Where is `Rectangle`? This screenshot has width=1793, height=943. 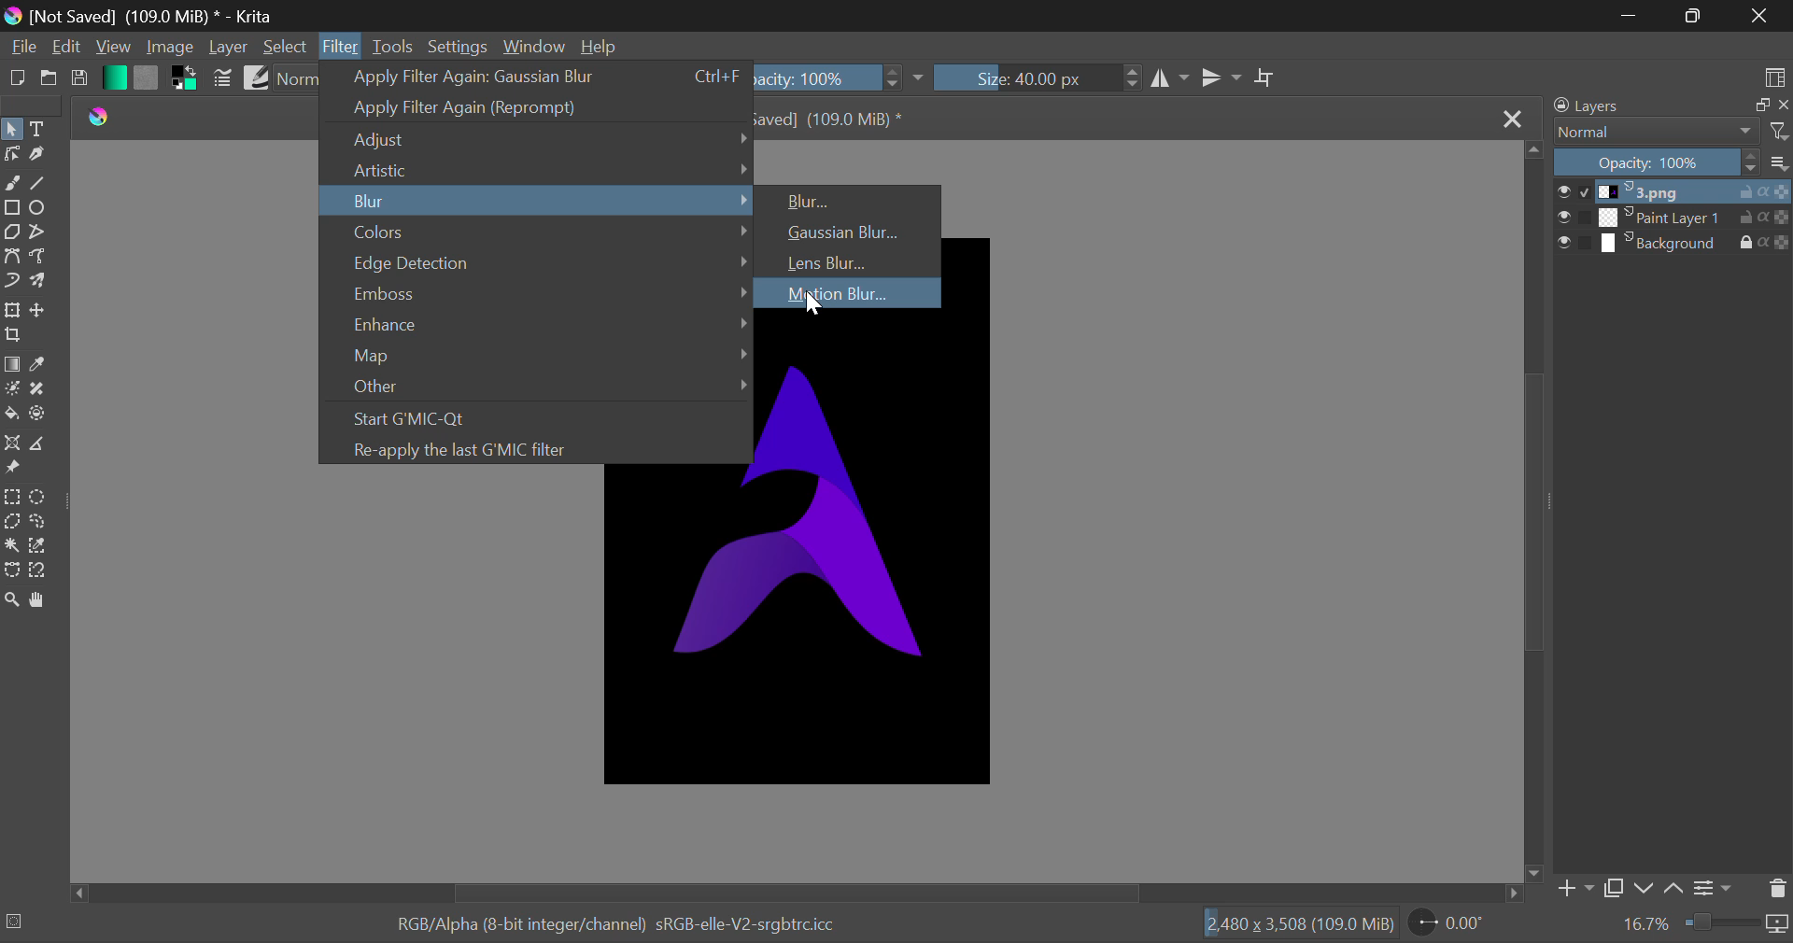 Rectangle is located at coordinates (11, 206).